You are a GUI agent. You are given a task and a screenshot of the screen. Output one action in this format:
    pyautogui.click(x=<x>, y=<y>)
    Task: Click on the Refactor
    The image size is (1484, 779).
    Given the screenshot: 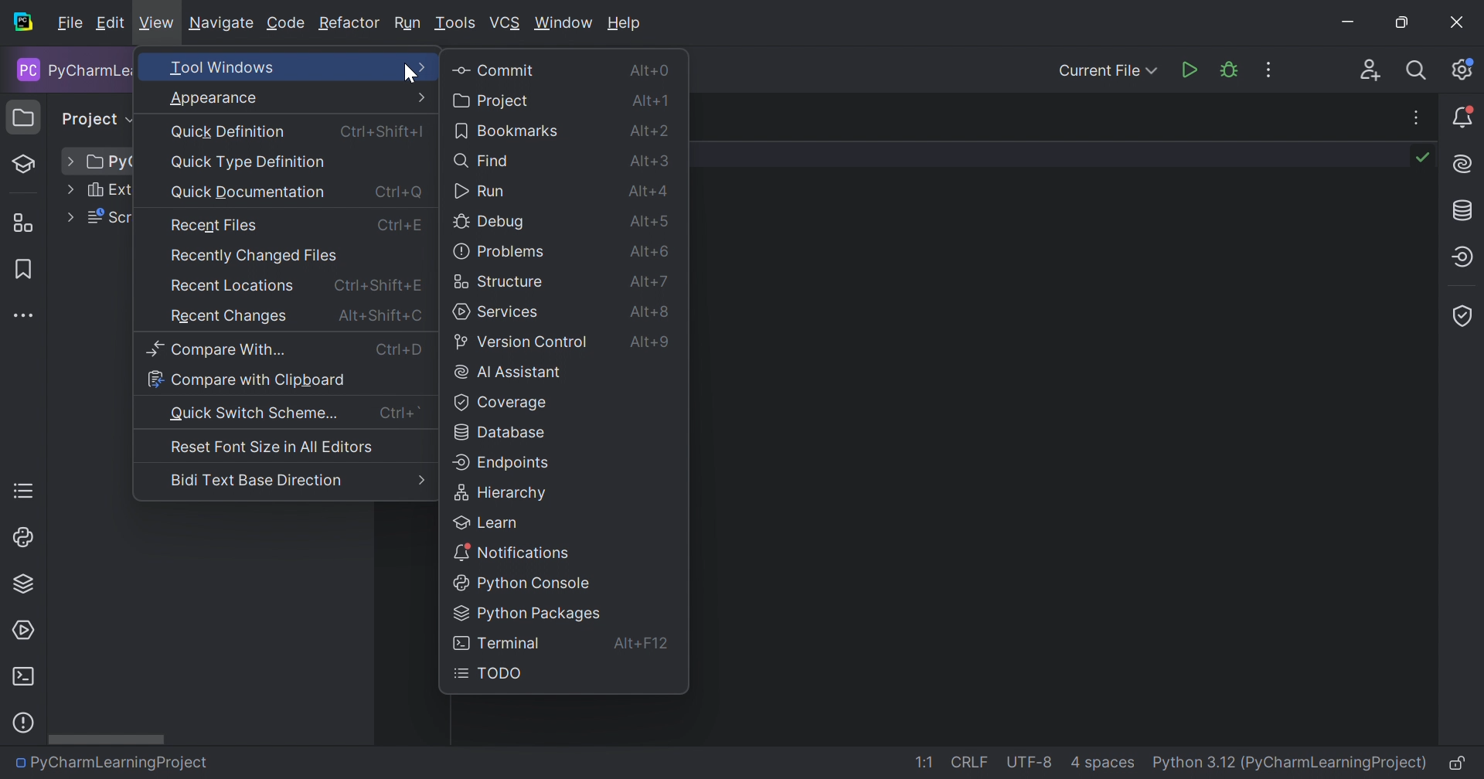 What is the action you would take?
    pyautogui.click(x=349, y=25)
    